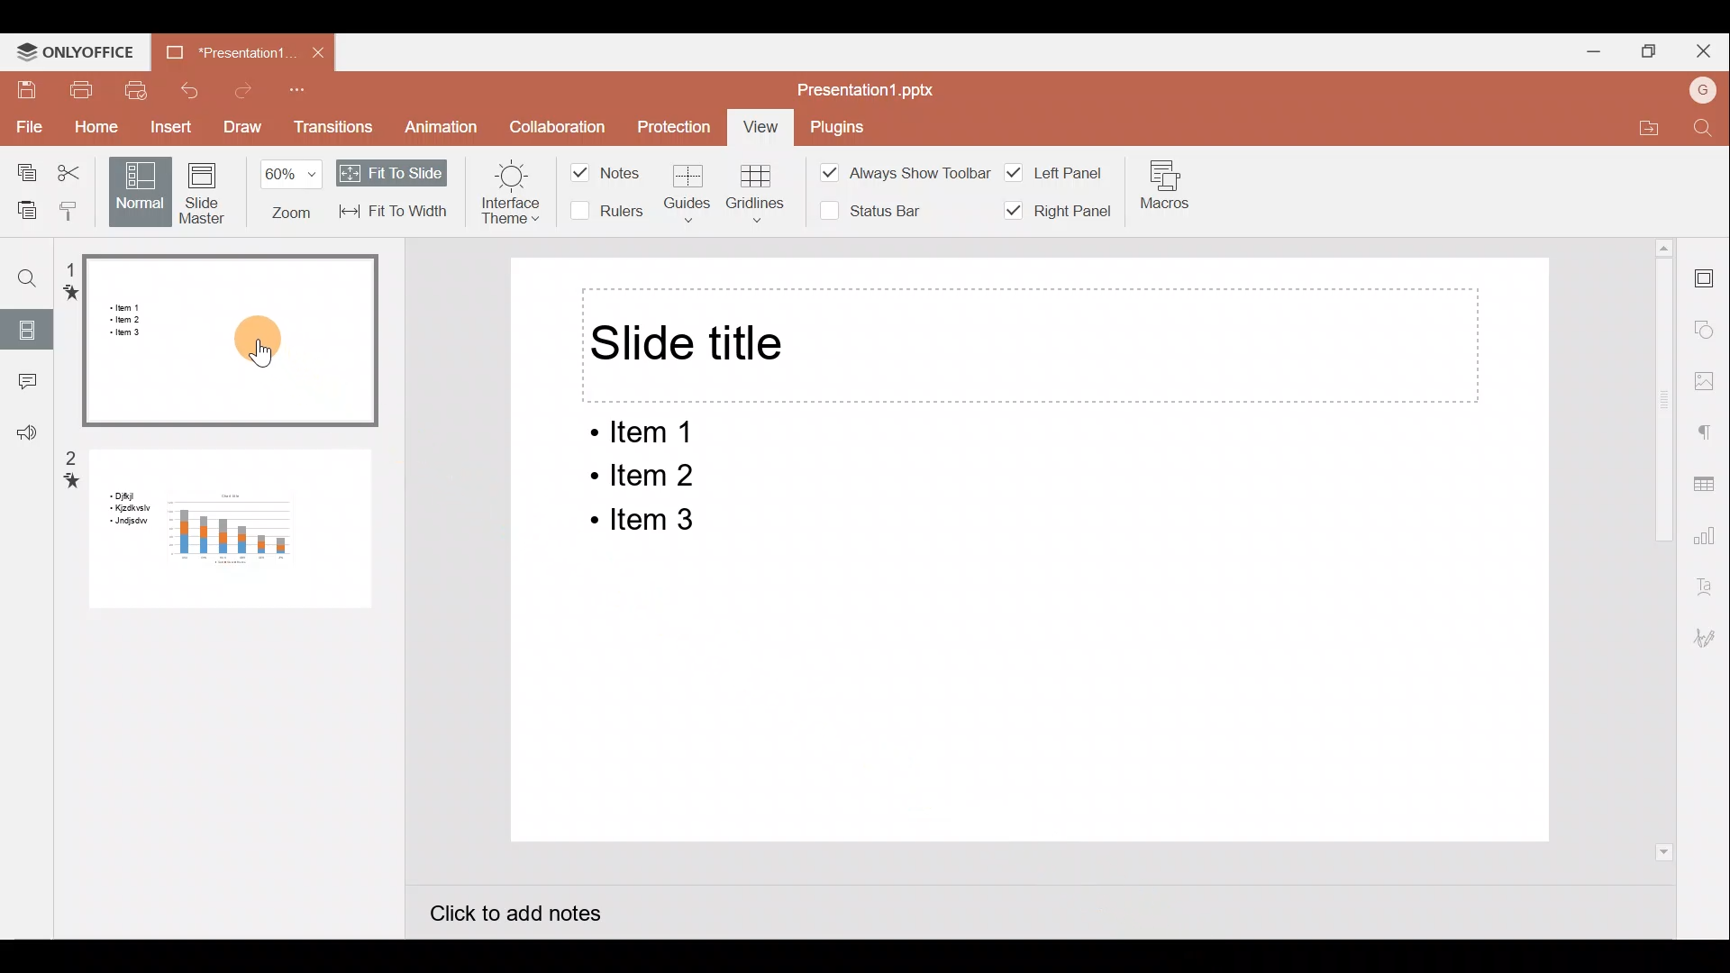 The width and height of the screenshot is (1730, 973). I want to click on Save, so click(23, 90).